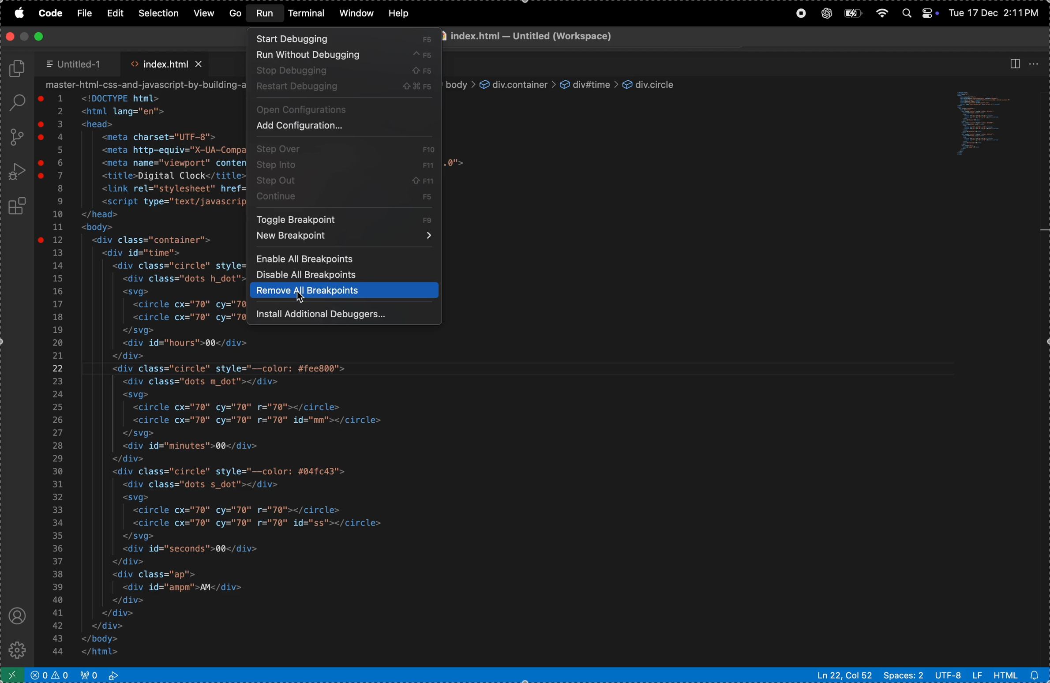  I want to click on edit, so click(116, 13).